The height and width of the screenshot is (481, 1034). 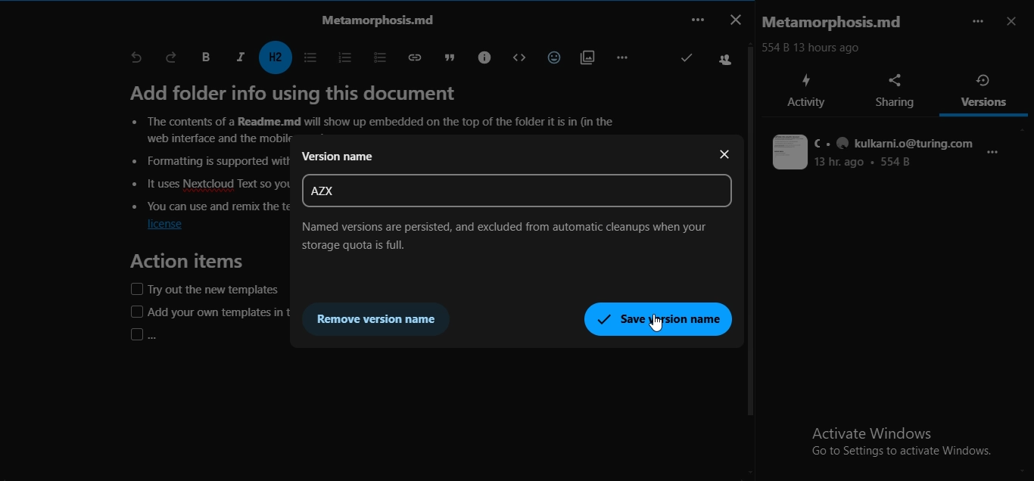 I want to click on block, so click(x=515, y=57).